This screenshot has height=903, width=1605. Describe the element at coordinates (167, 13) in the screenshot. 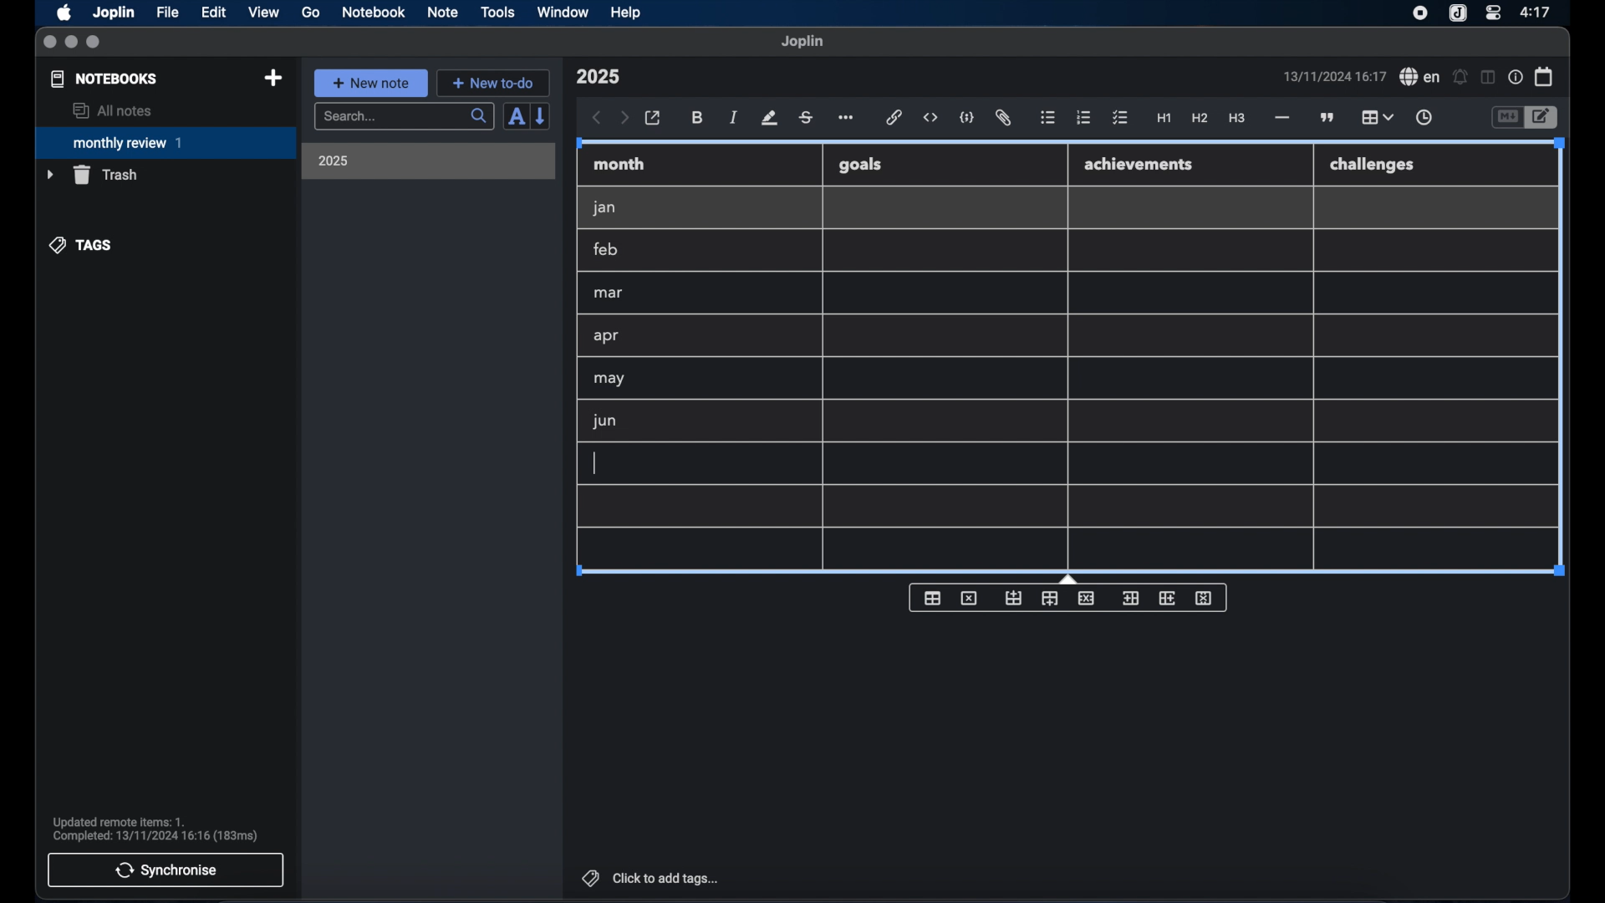

I see `file` at that location.